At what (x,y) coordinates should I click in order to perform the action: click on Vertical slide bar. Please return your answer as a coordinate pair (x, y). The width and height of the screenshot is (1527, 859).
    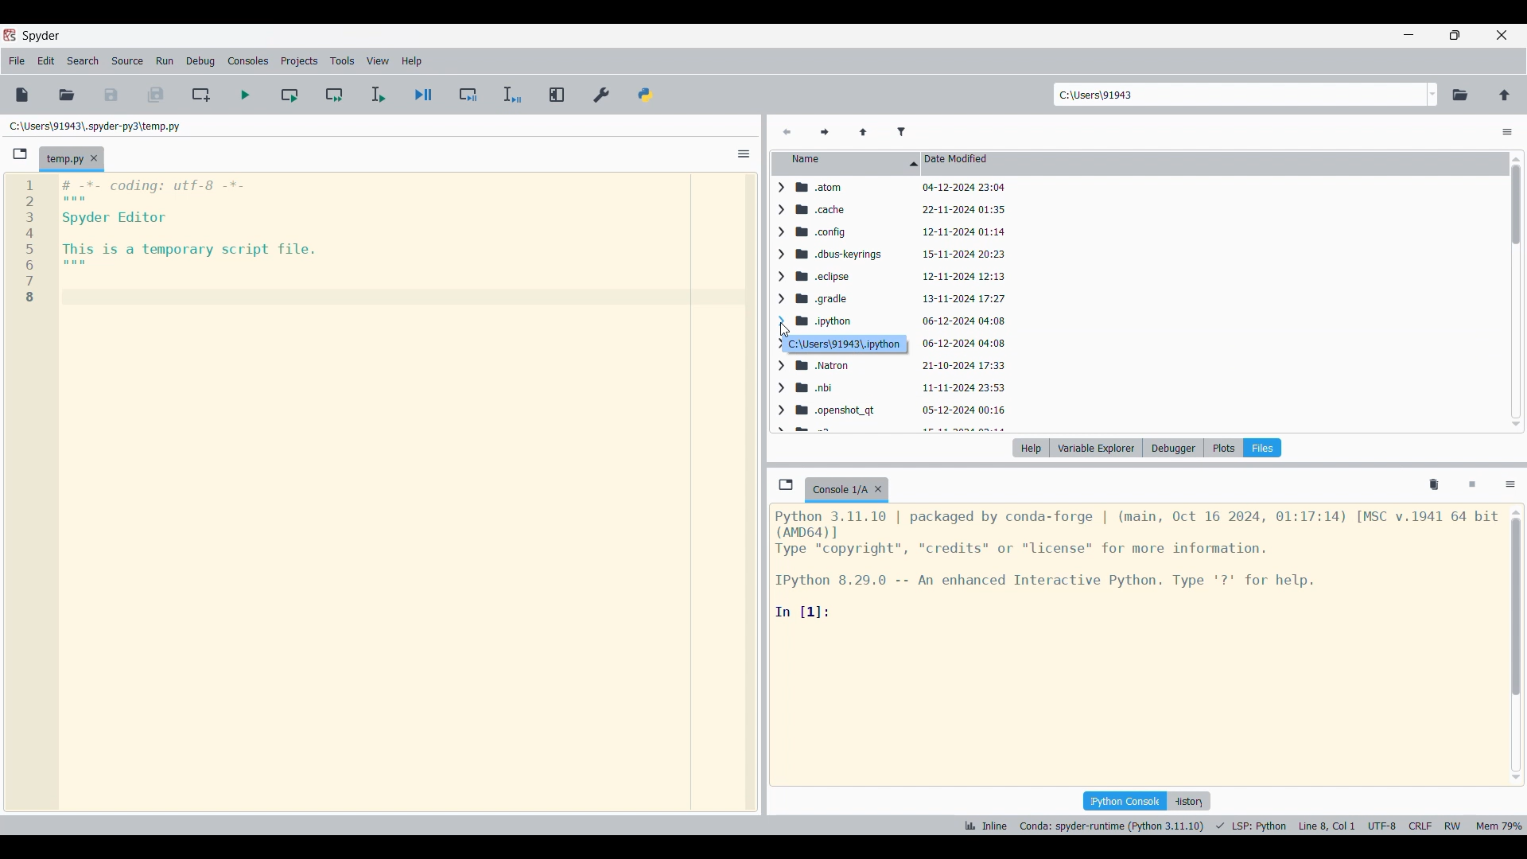
    Looking at the image, I should click on (1516, 291).